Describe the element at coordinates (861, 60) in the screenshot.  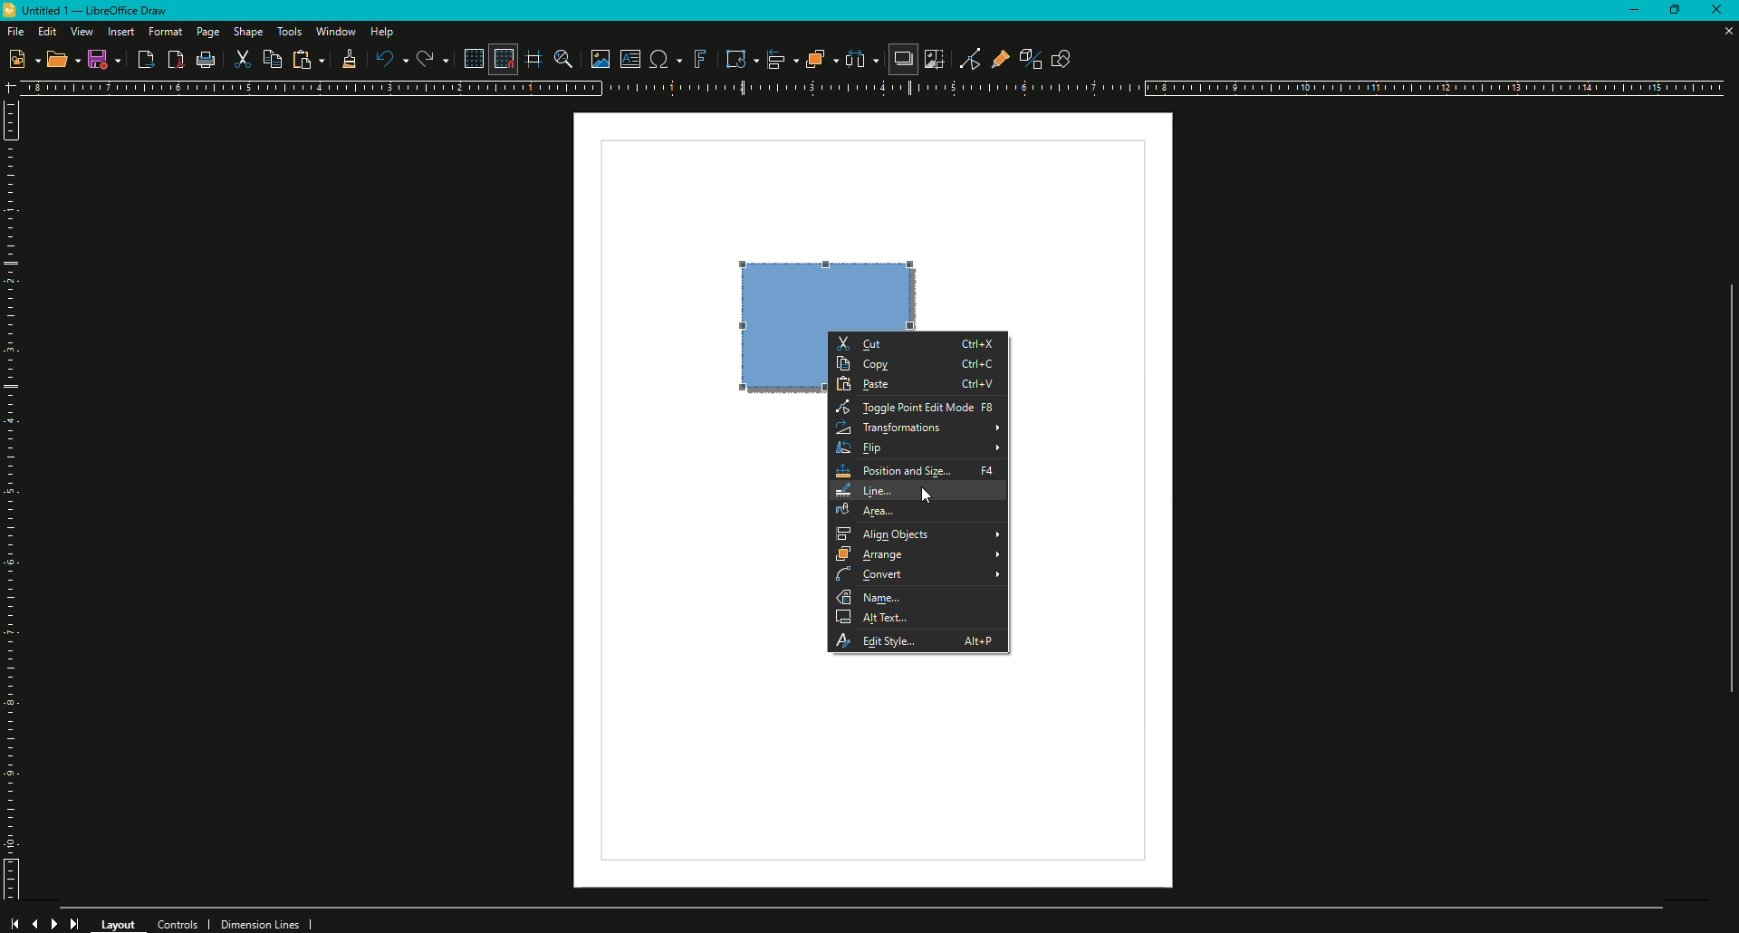
I see `Select three objects` at that location.